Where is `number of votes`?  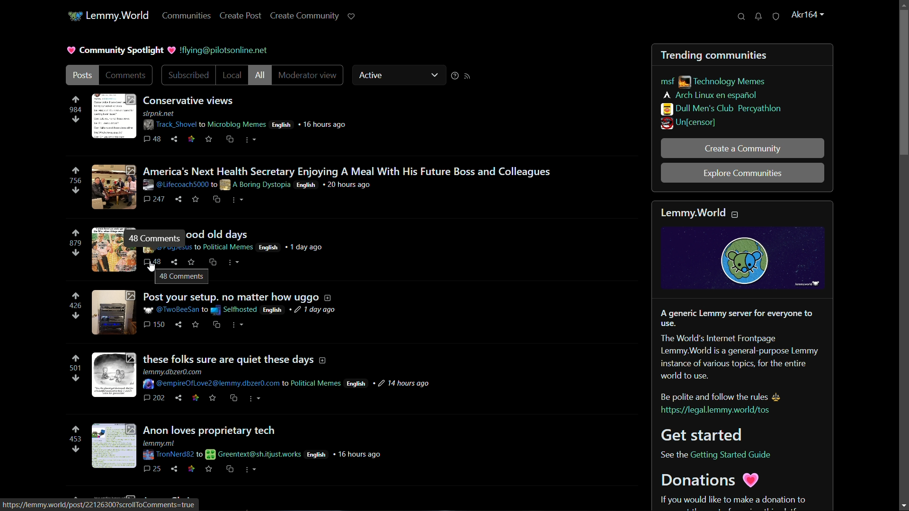
number of votes is located at coordinates (76, 306).